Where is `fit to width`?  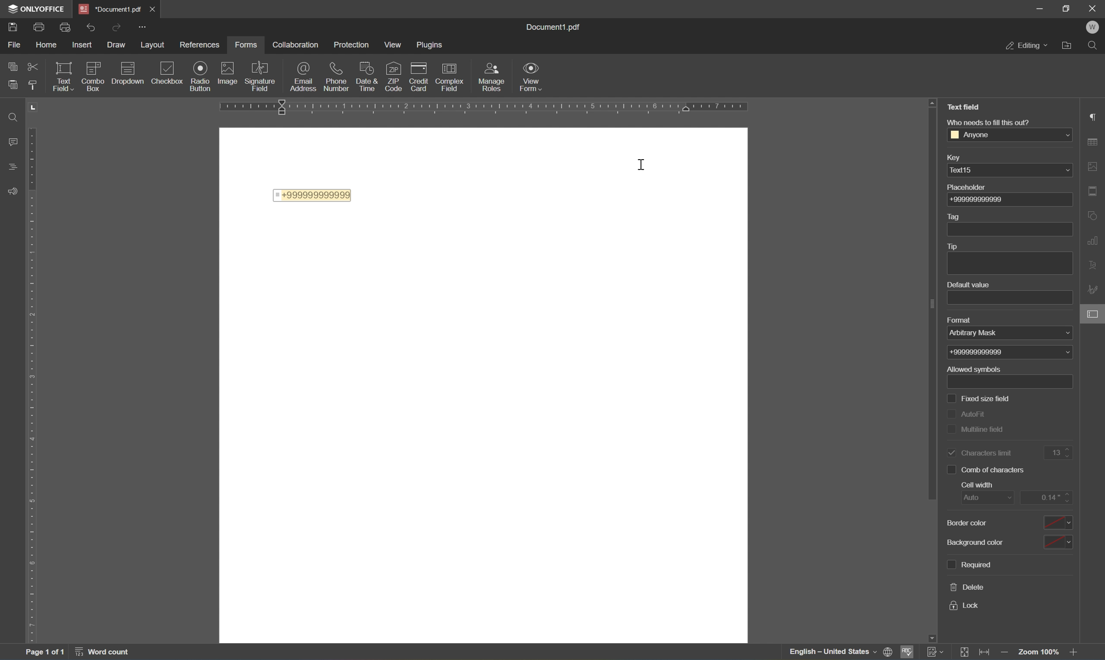
fit to width is located at coordinates (984, 652).